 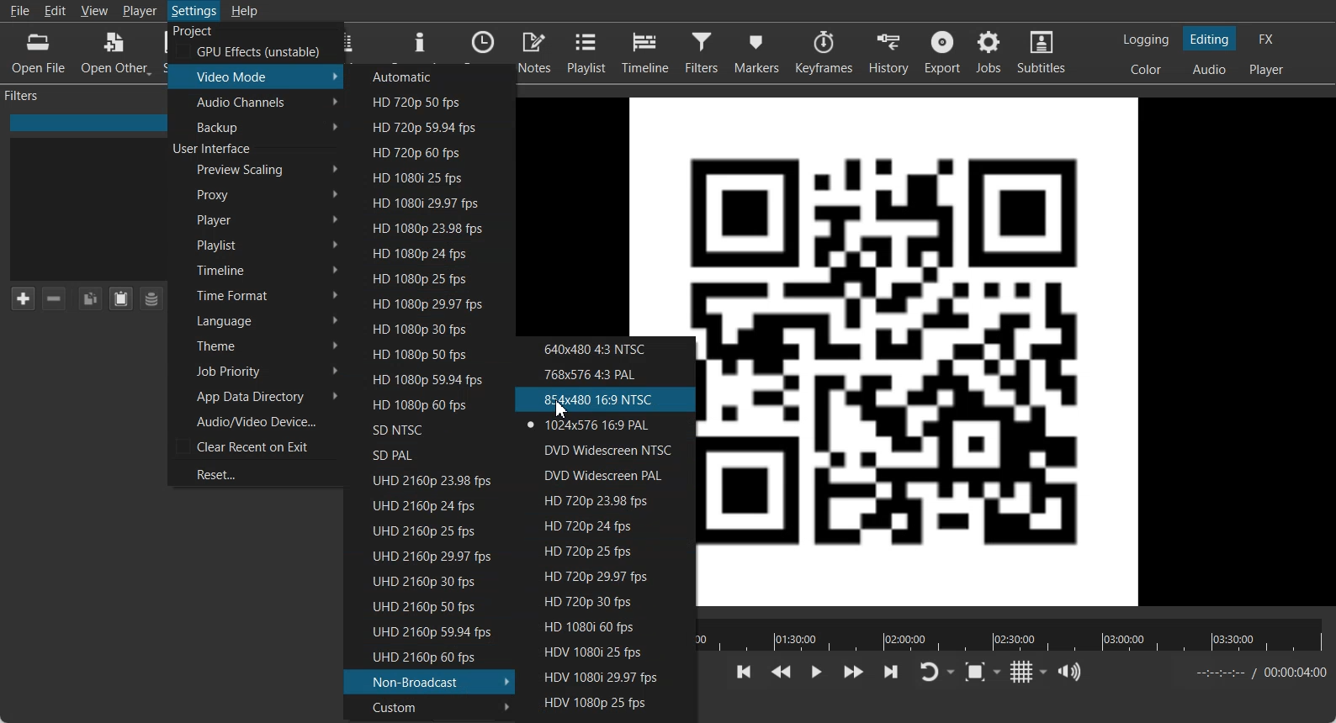 What do you see at coordinates (942, 52) in the screenshot?
I see `Export` at bounding box center [942, 52].